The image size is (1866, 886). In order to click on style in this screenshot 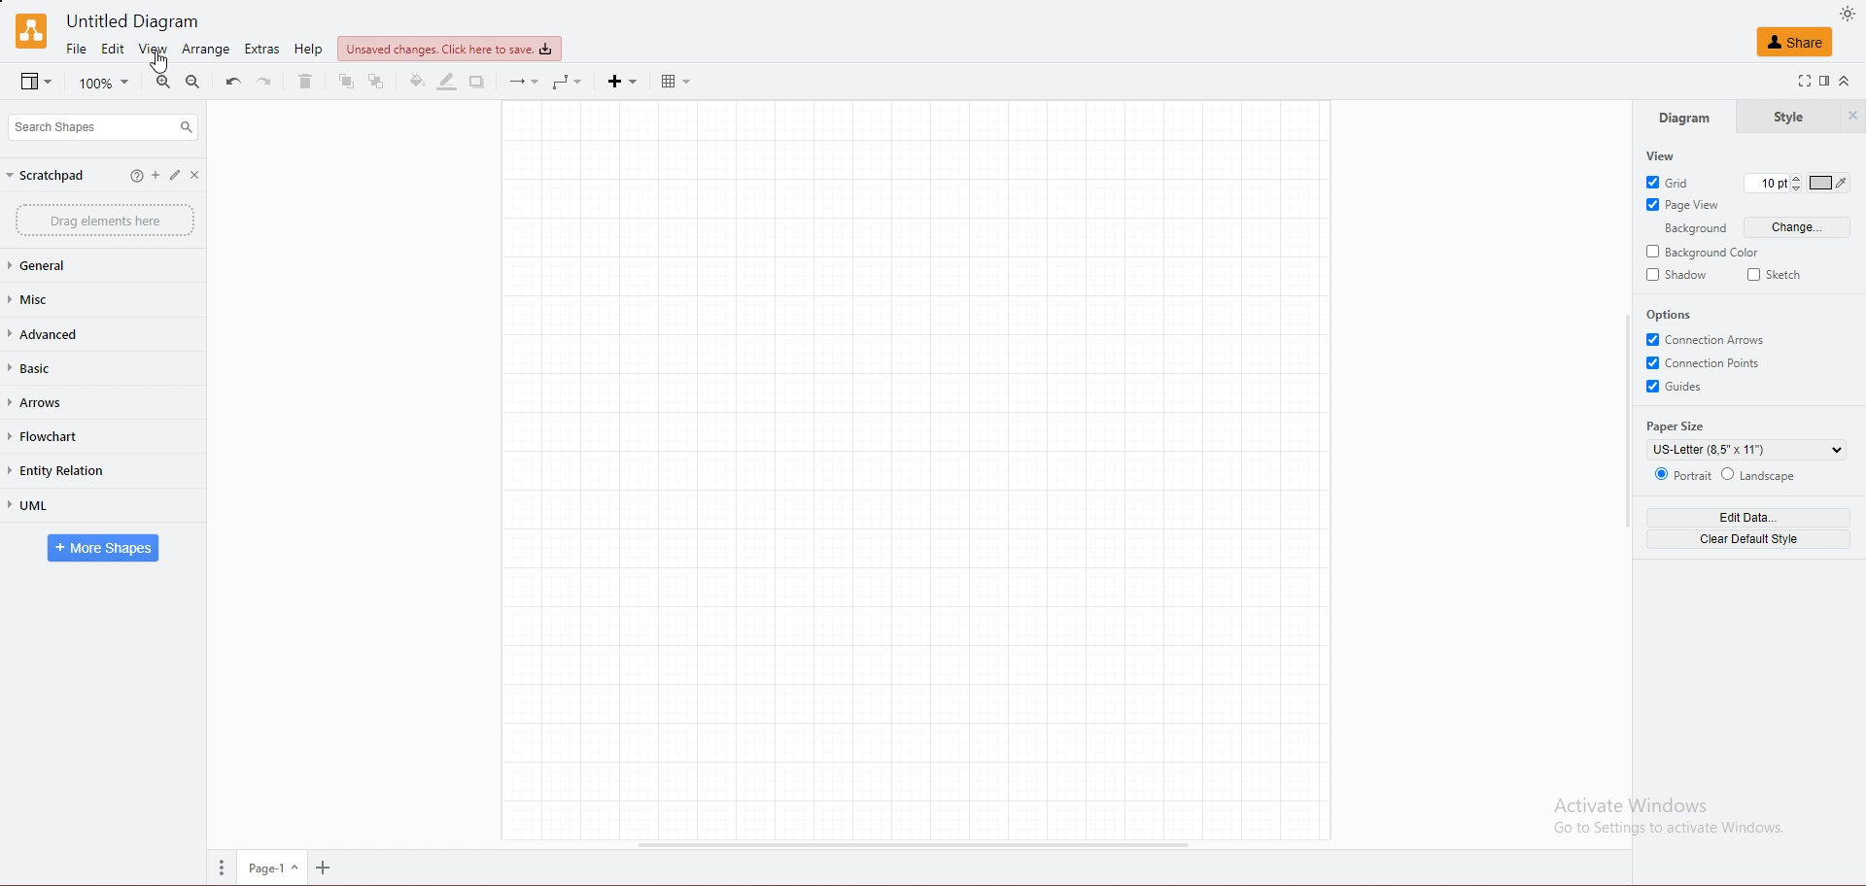, I will do `click(1787, 118)`.